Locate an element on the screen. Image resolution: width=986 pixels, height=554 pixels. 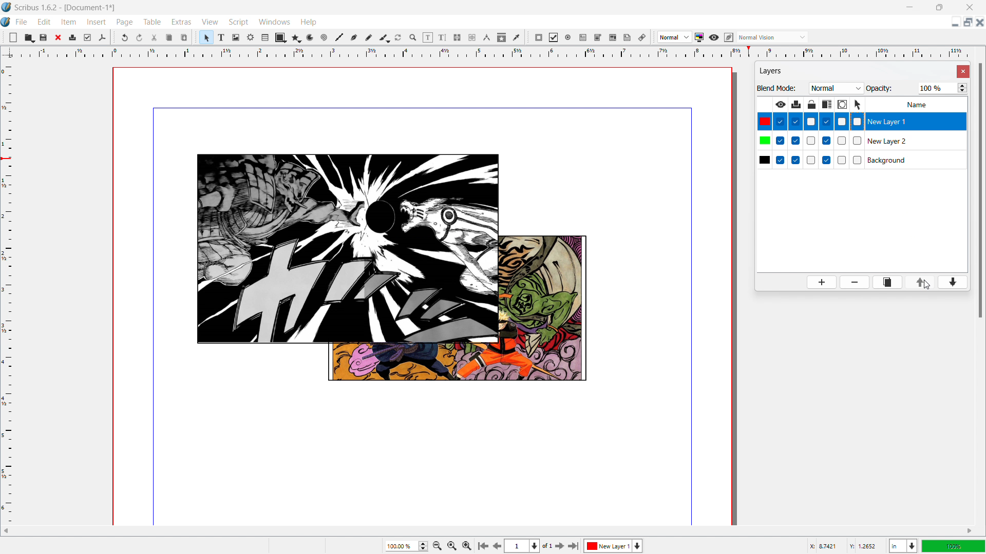
scroll left is located at coordinates (7, 530).